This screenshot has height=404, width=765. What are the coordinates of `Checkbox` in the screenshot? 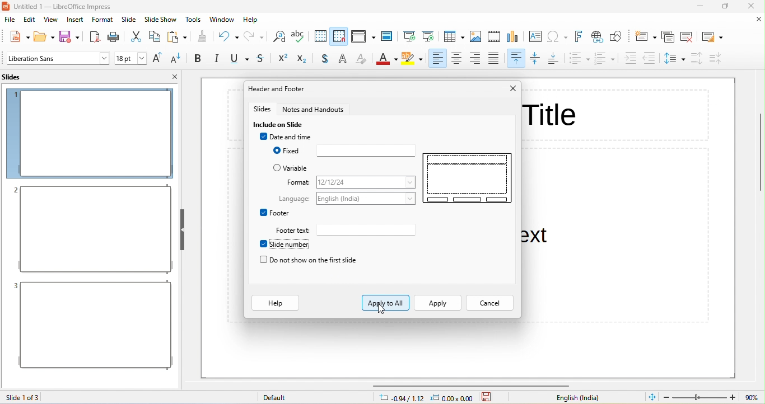 It's located at (275, 151).